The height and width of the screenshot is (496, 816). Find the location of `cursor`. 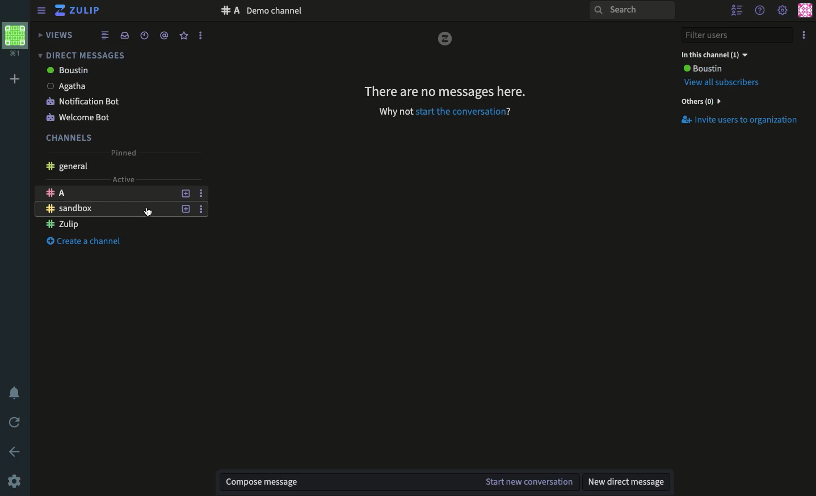

cursor is located at coordinates (149, 215).